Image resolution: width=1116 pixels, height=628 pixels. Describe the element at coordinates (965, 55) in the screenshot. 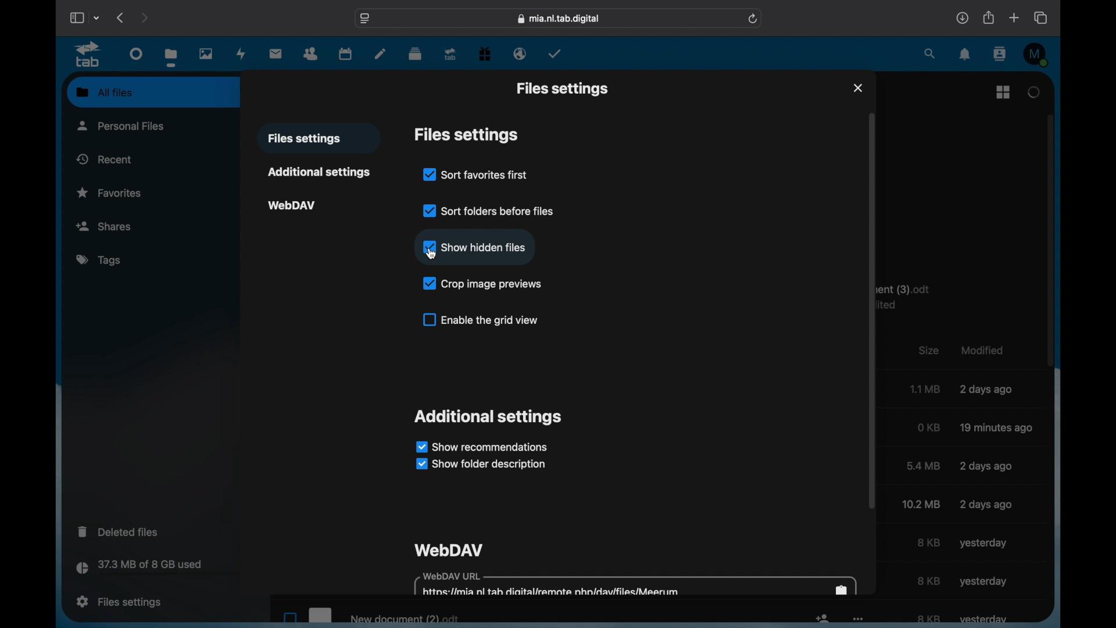

I see `notifications` at that location.